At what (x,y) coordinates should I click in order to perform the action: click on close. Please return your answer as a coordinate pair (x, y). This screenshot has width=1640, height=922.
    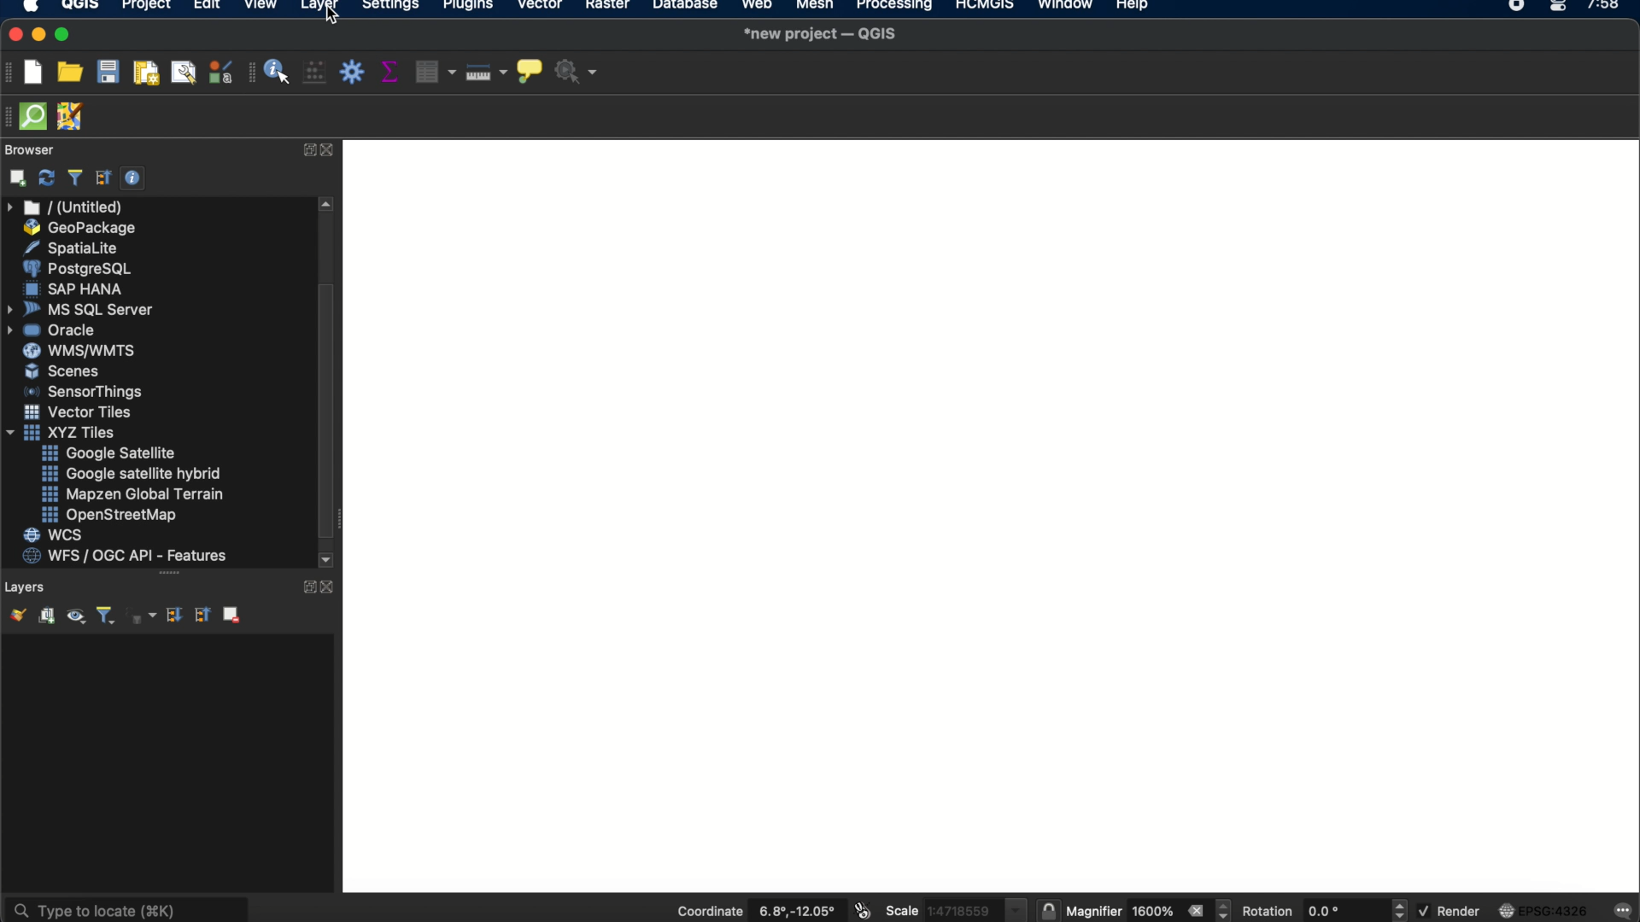
    Looking at the image, I should click on (331, 587).